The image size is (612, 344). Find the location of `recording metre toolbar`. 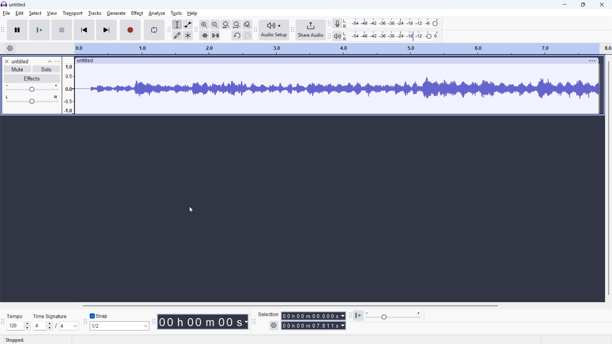

recording metre toolbar is located at coordinates (329, 23).